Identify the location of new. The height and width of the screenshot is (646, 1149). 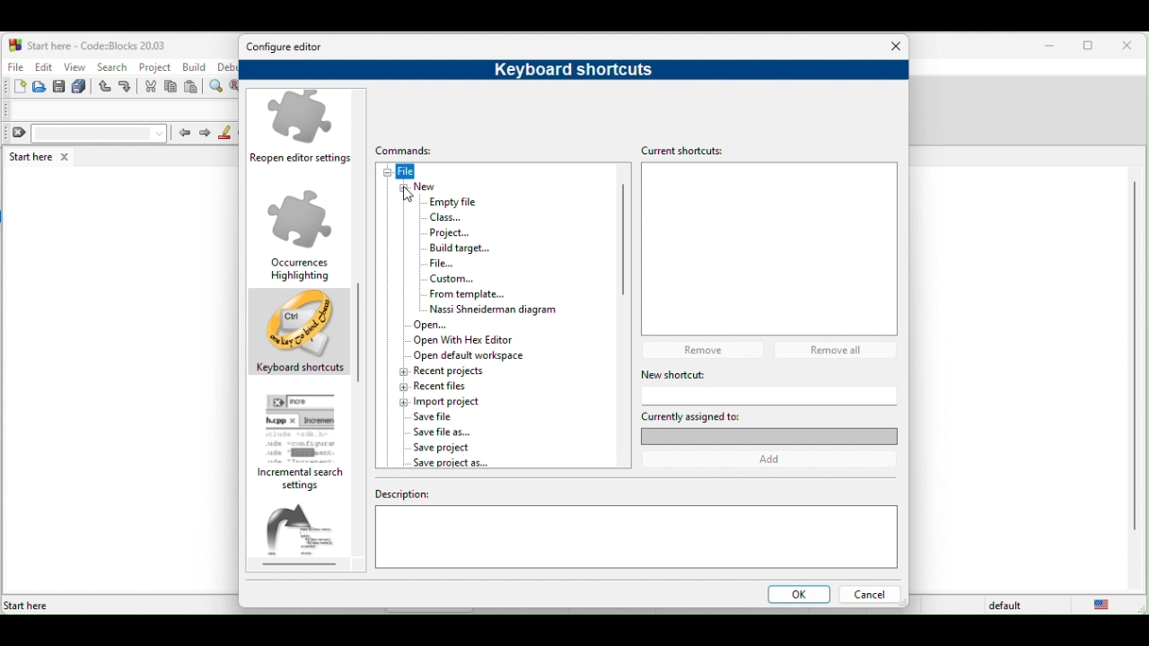
(425, 187).